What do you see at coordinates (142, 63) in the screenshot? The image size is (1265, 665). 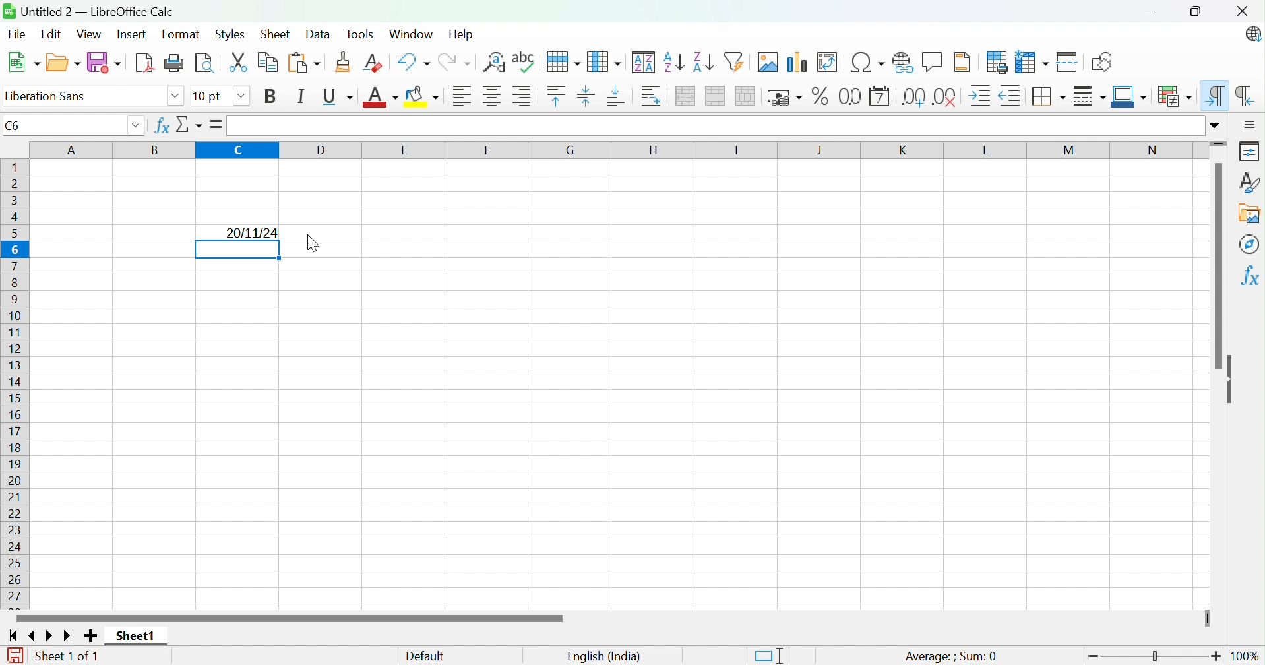 I see `Export as PDF` at bounding box center [142, 63].